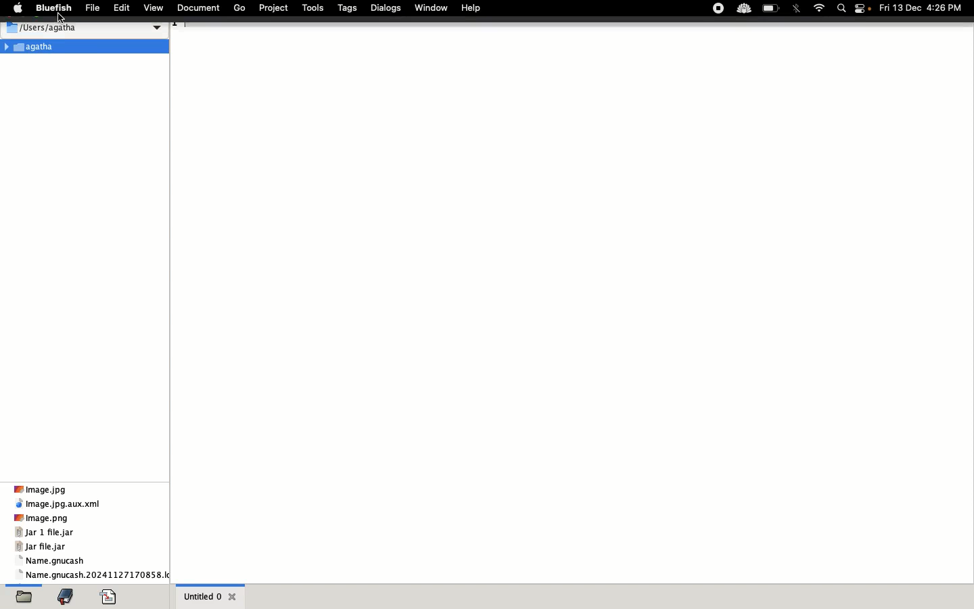 Image resolution: width=974 pixels, height=609 pixels. I want to click on Apple logo, so click(15, 9).